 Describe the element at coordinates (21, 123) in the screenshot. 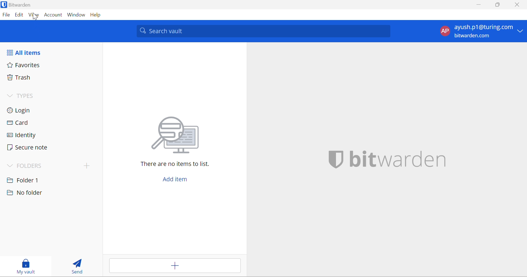

I see `Card` at that location.